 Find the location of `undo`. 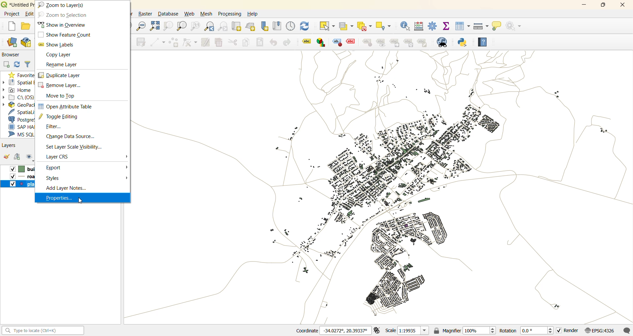

undo is located at coordinates (274, 43).